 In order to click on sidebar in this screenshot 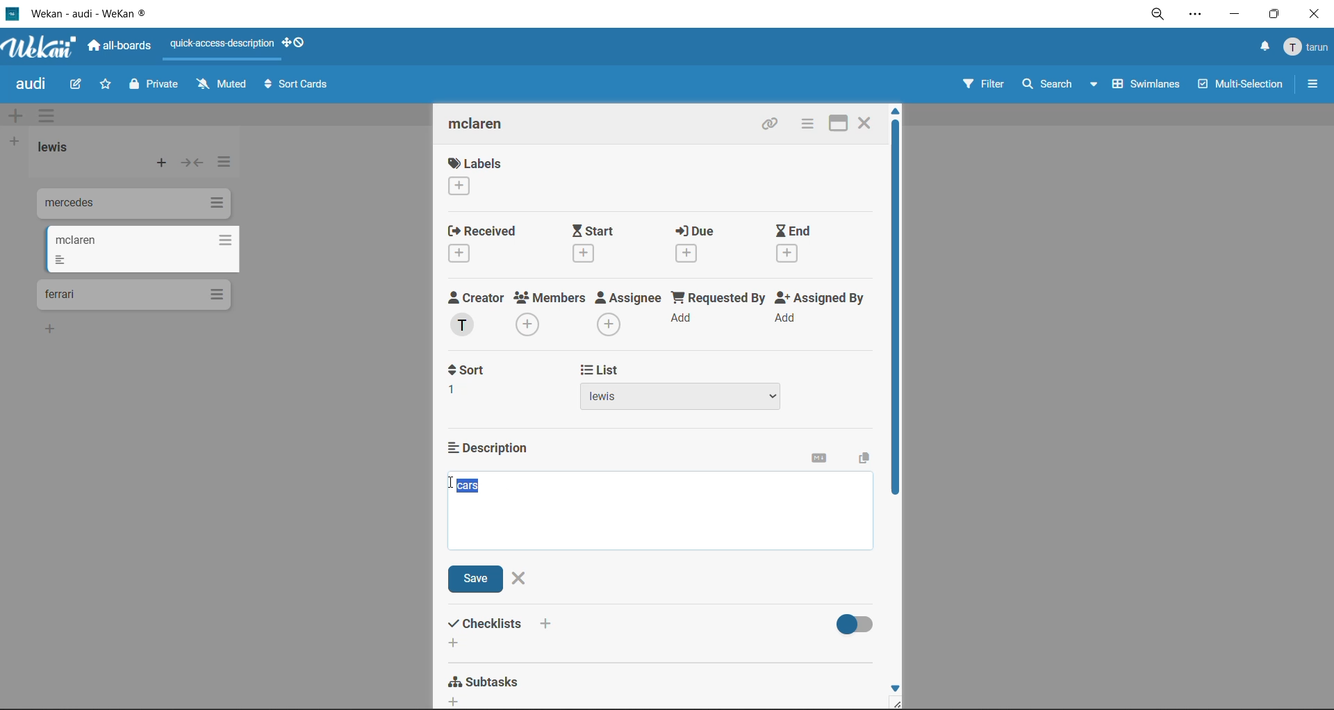, I will do `click(1312, 84)`.